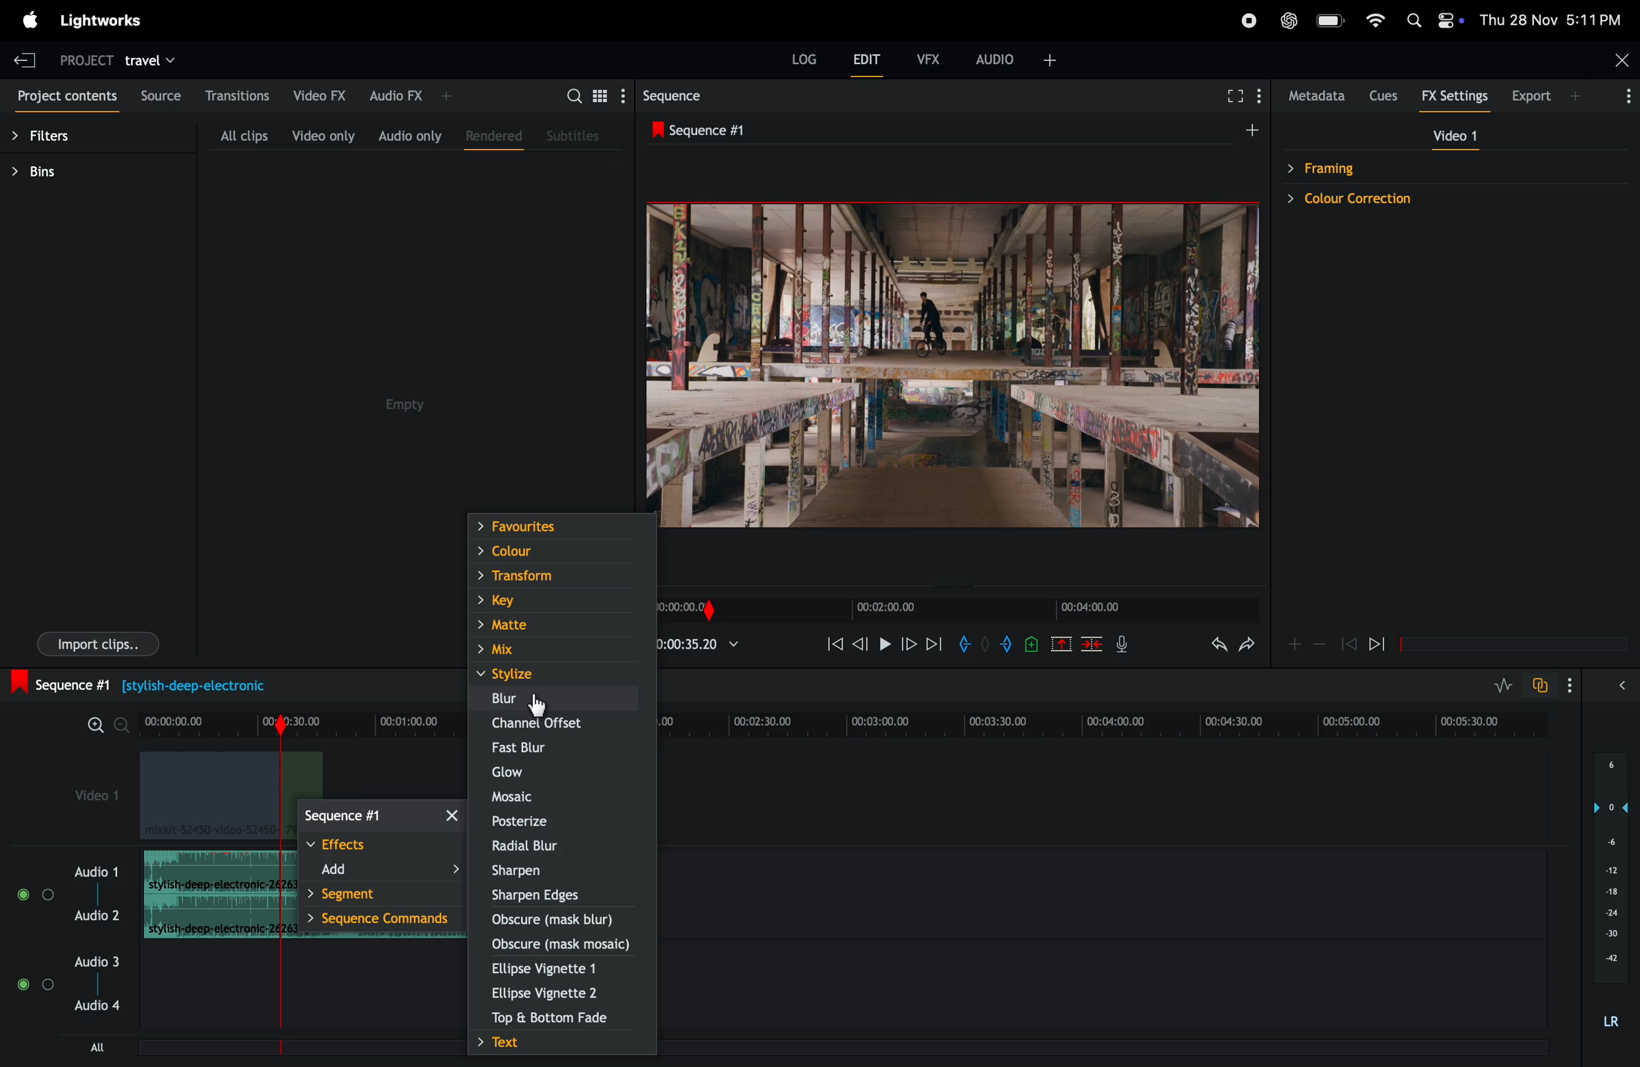  I want to click on rendered, so click(491, 136).